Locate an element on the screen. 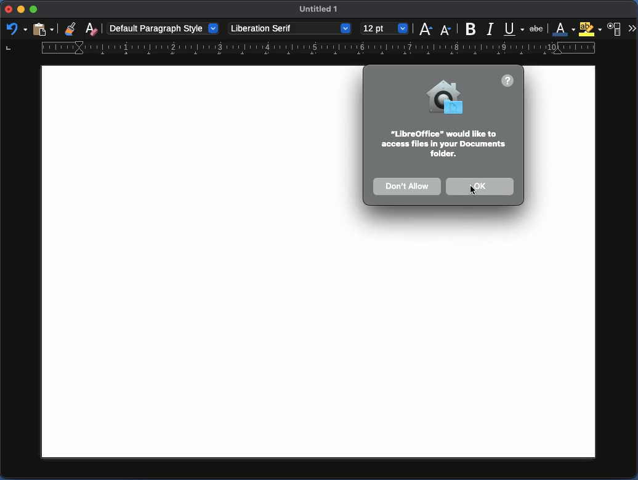 This screenshot has height=480, width=638. Close is located at coordinates (7, 12).